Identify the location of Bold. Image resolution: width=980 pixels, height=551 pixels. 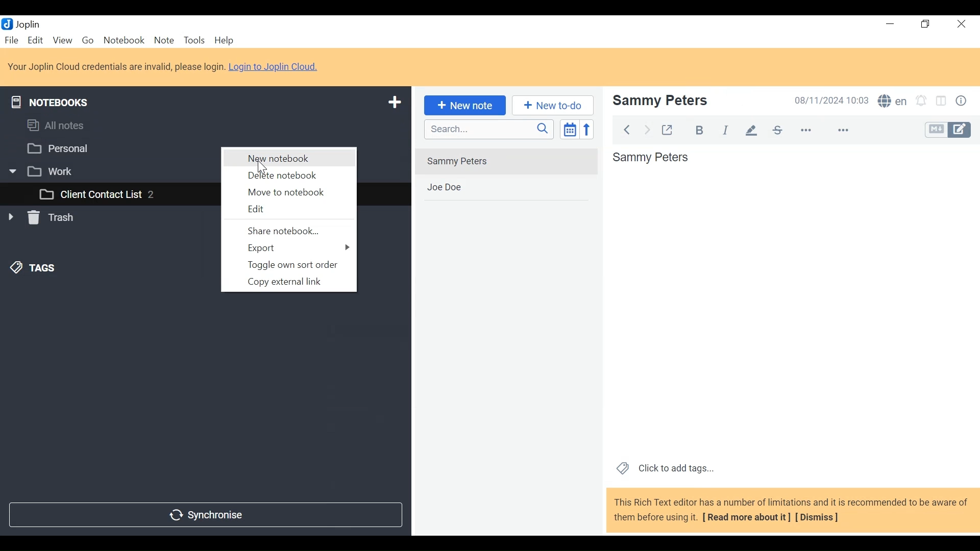
(700, 131).